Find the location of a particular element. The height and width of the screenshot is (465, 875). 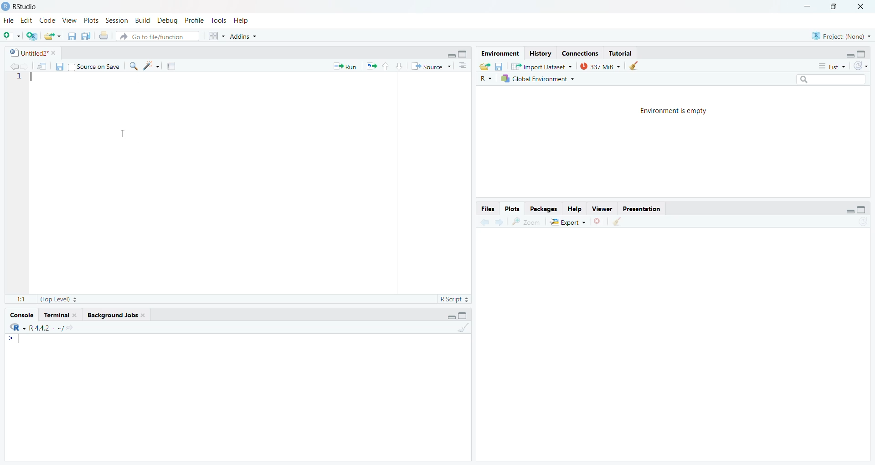

go forward is located at coordinates (500, 222).